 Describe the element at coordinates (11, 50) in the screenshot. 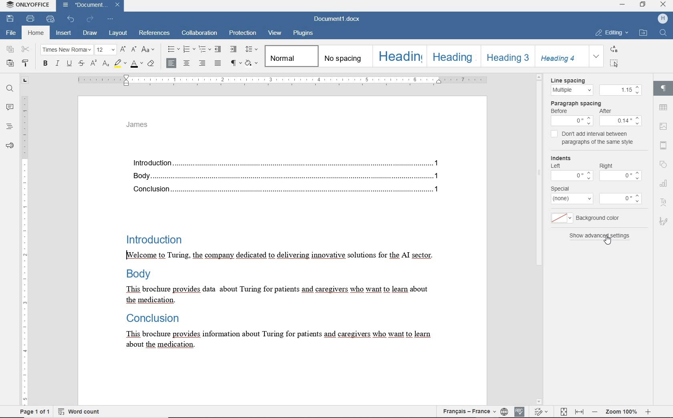

I see `copy` at that location.